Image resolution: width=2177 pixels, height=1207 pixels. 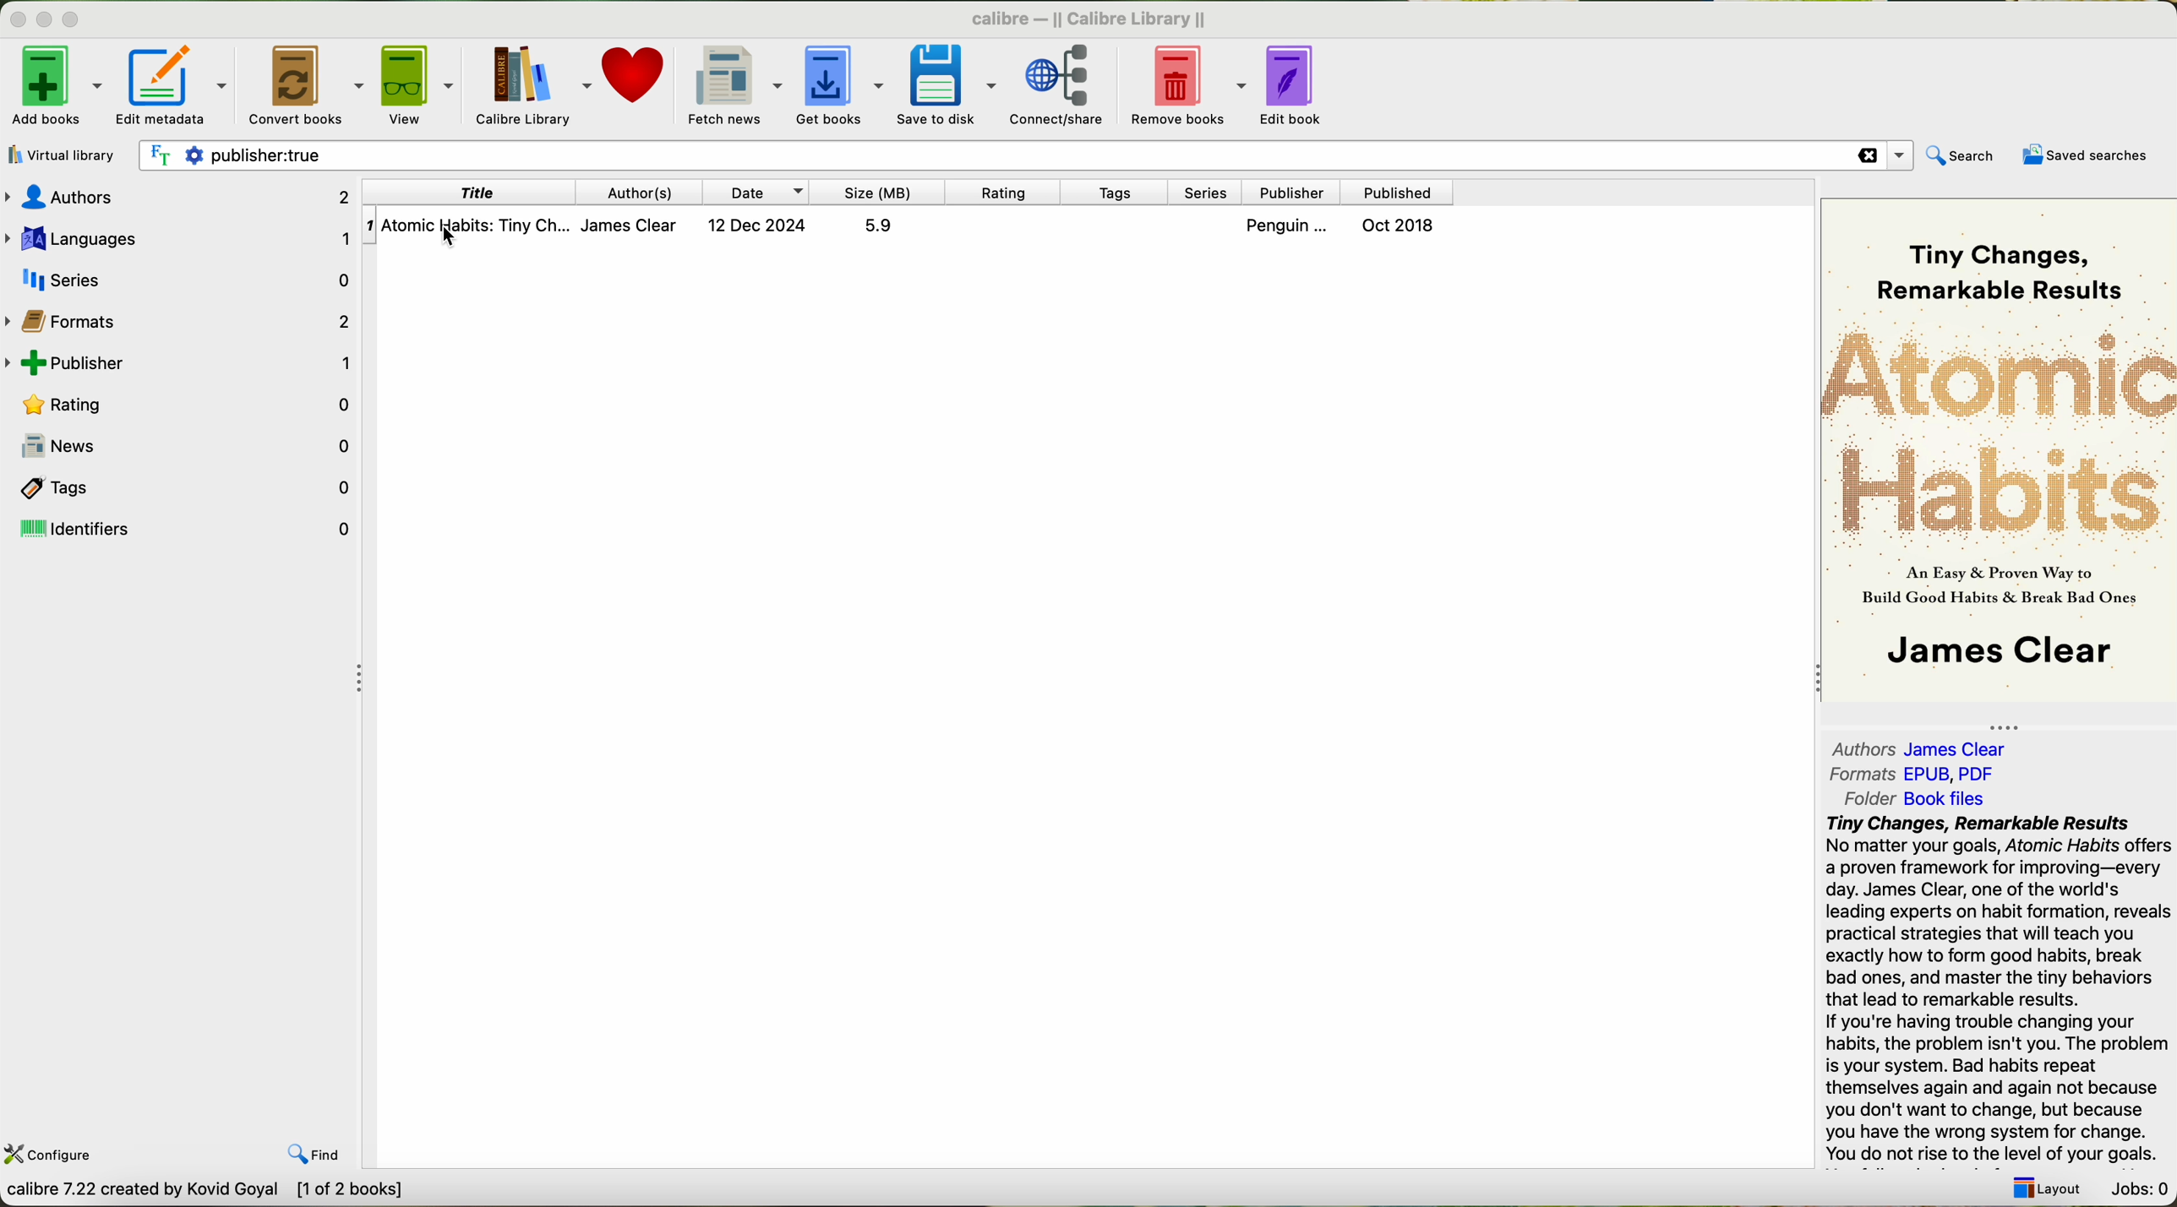 What do you see at coordinates (319, 1155) in the screenshot?
I see `find` at bounding box center [319, 1155].